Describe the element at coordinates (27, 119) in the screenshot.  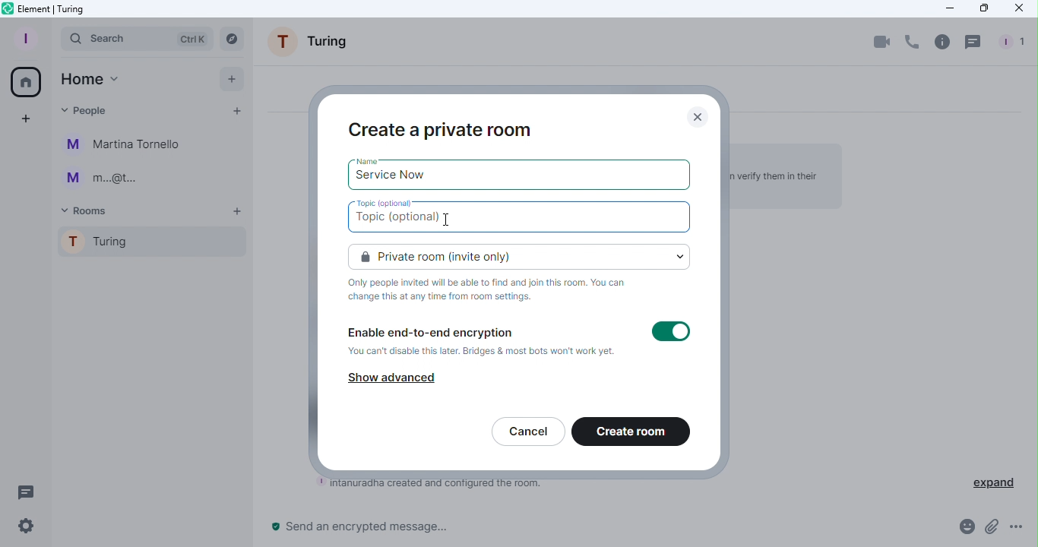
I see `Create a space` at that location.